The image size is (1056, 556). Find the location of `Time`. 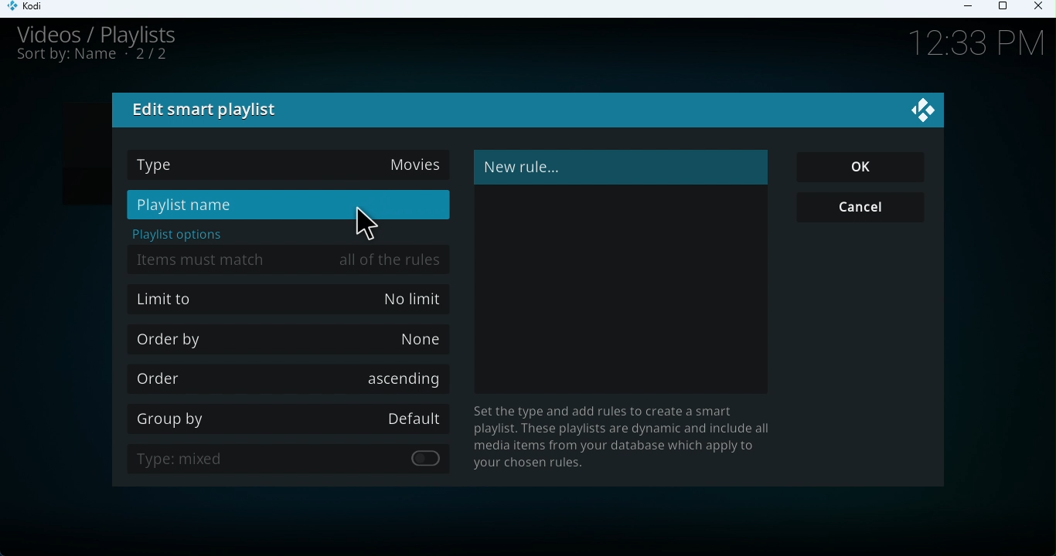

Time is located at coordinates (968, 45).